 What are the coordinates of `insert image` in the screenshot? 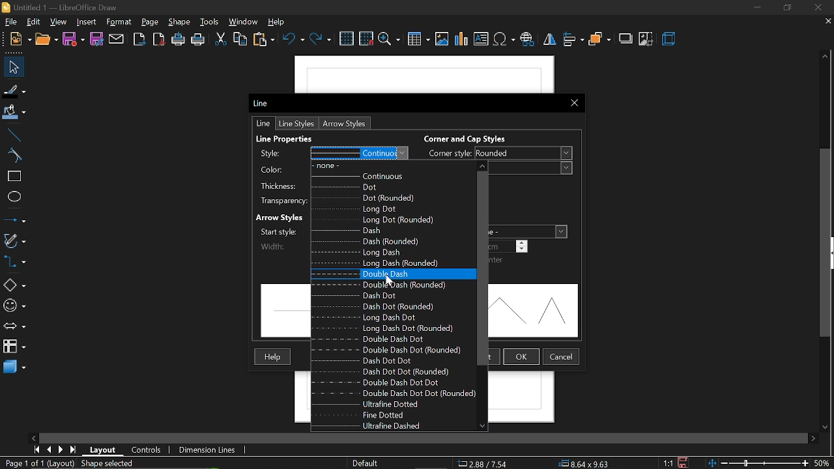 It's located at (442, 40).